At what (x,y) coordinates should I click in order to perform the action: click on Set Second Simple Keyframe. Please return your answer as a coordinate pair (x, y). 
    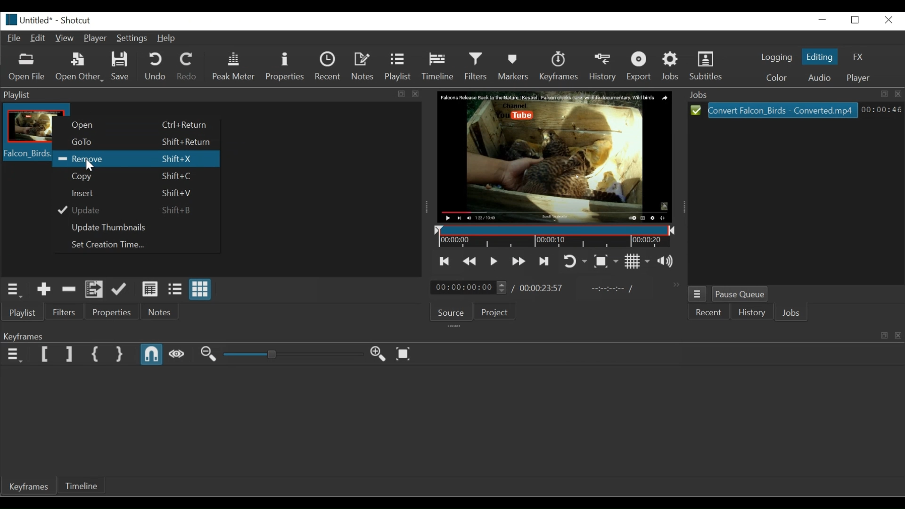
    Looking at the image, I should click on (120, 355).